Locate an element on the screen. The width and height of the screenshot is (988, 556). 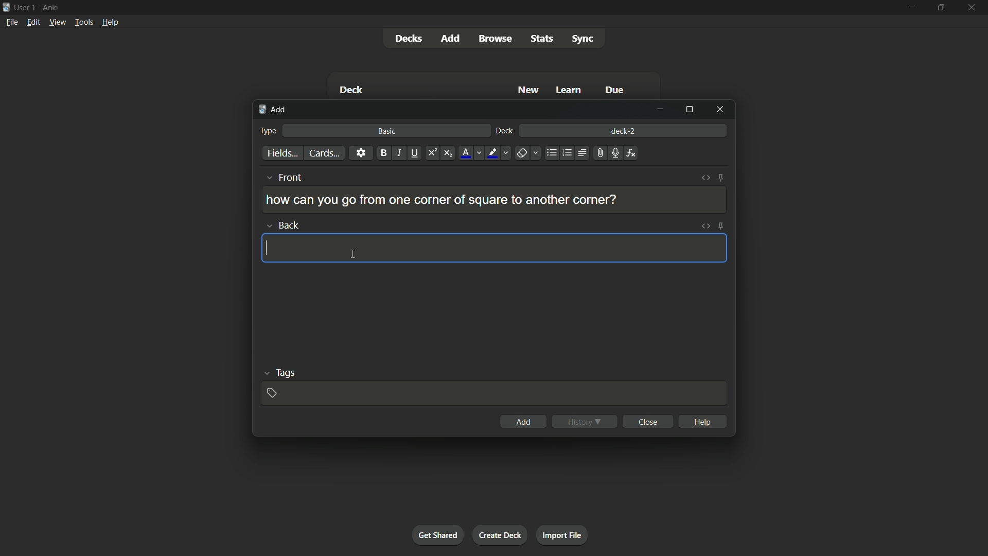
add is located at coordinates (526, 422).